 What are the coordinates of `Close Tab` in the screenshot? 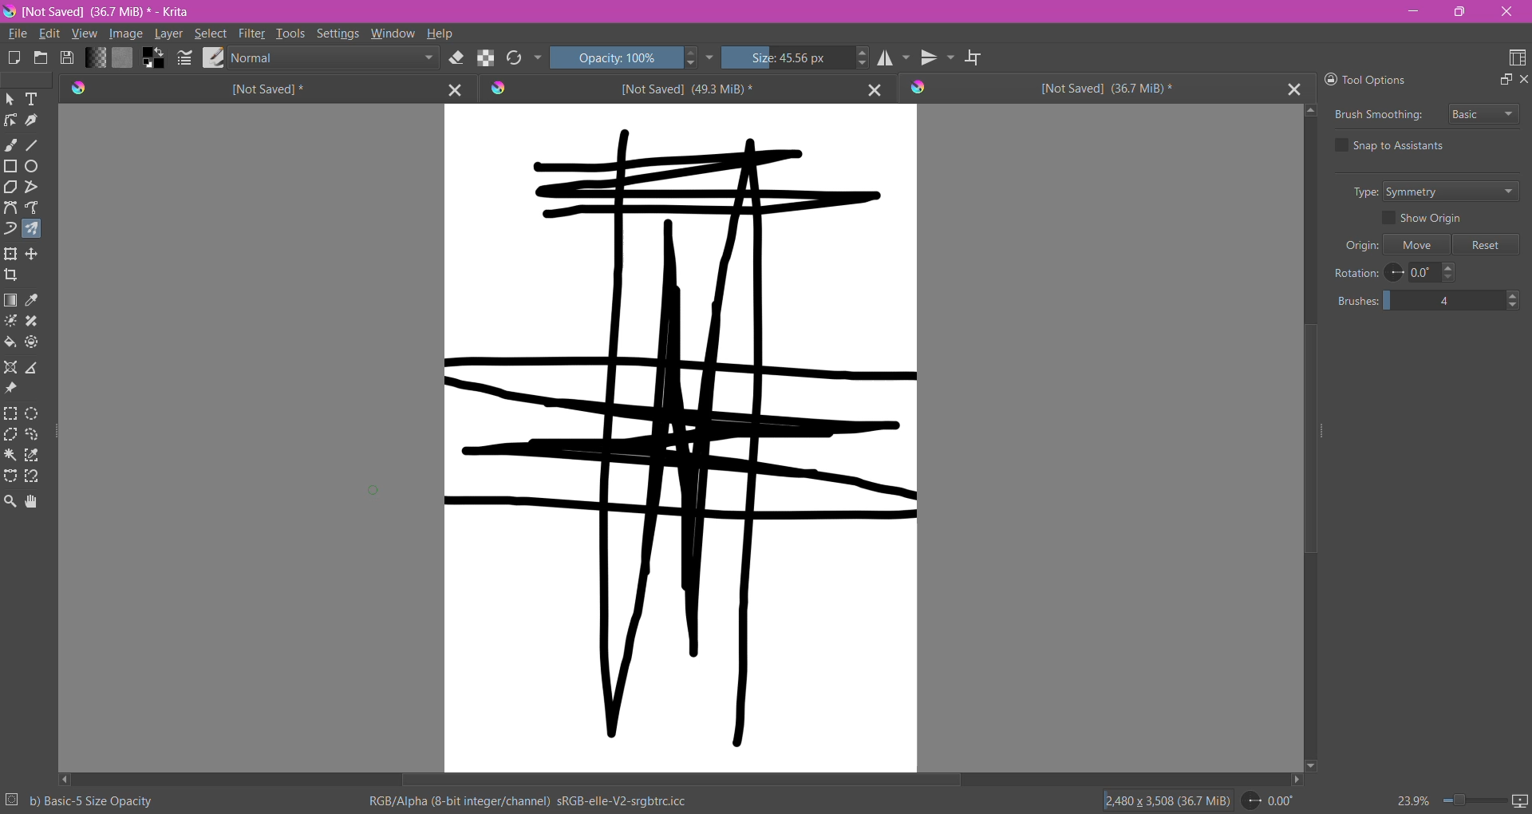 It's located at (871, 89).